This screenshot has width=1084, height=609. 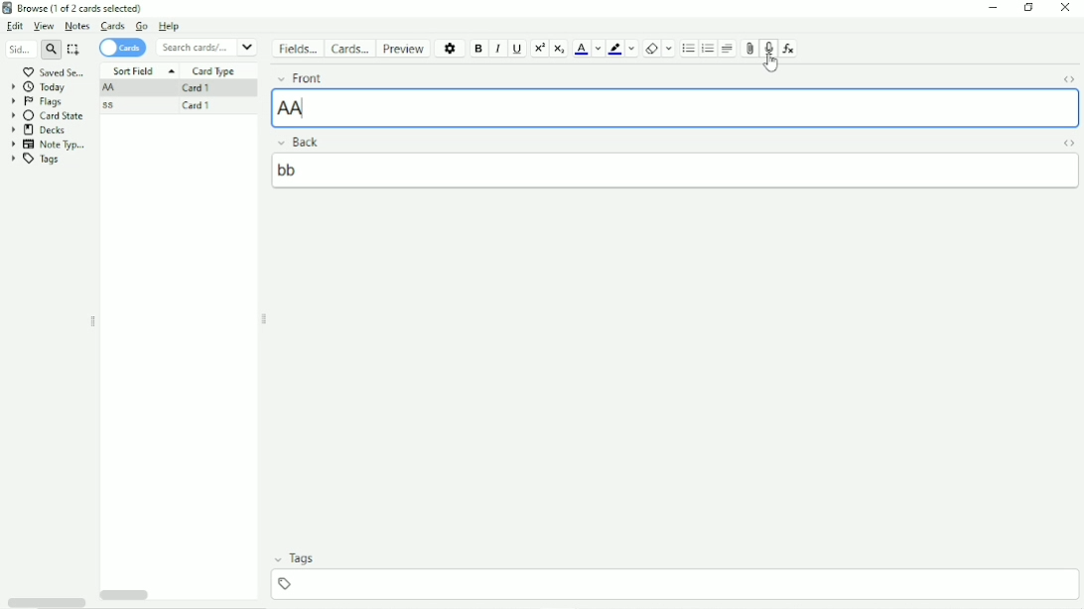 I want to click on Text color, so click(x=582, y=49).